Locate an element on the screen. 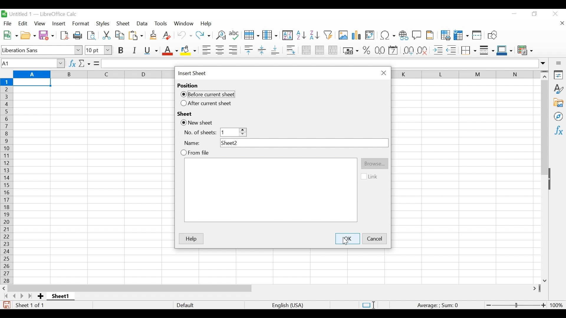 This screenshot has width=566, height=318. Formula is located at coordinates (440, 304).